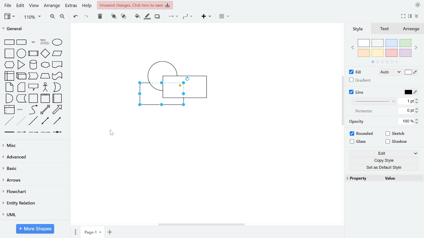 This screenshot has height=238, width=424. Describe the element at coordinates (53, 6) in the screenshot. I see `arrange` at that location.